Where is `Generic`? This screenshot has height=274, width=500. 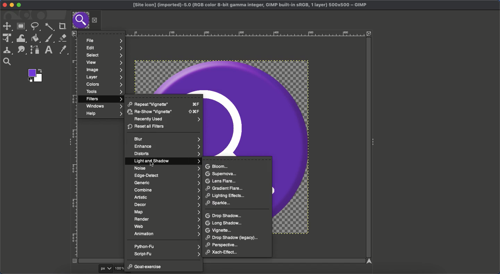 Generic is located at coordinates (167, 183).